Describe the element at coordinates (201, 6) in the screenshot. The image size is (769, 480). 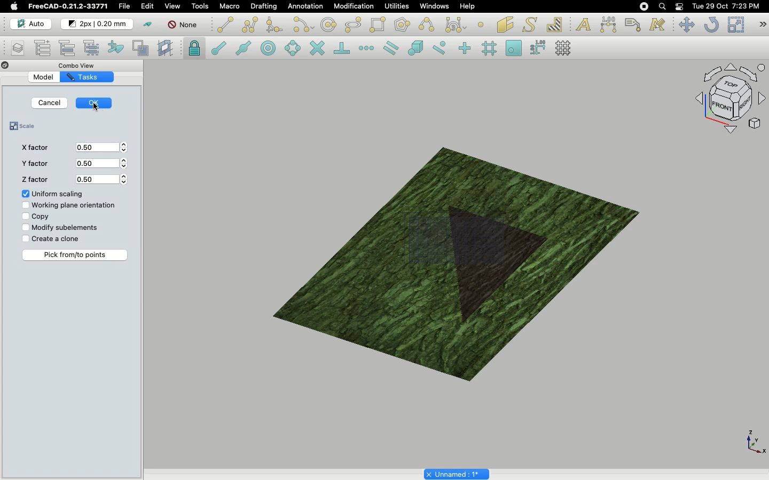
I see `Tools` at that location.